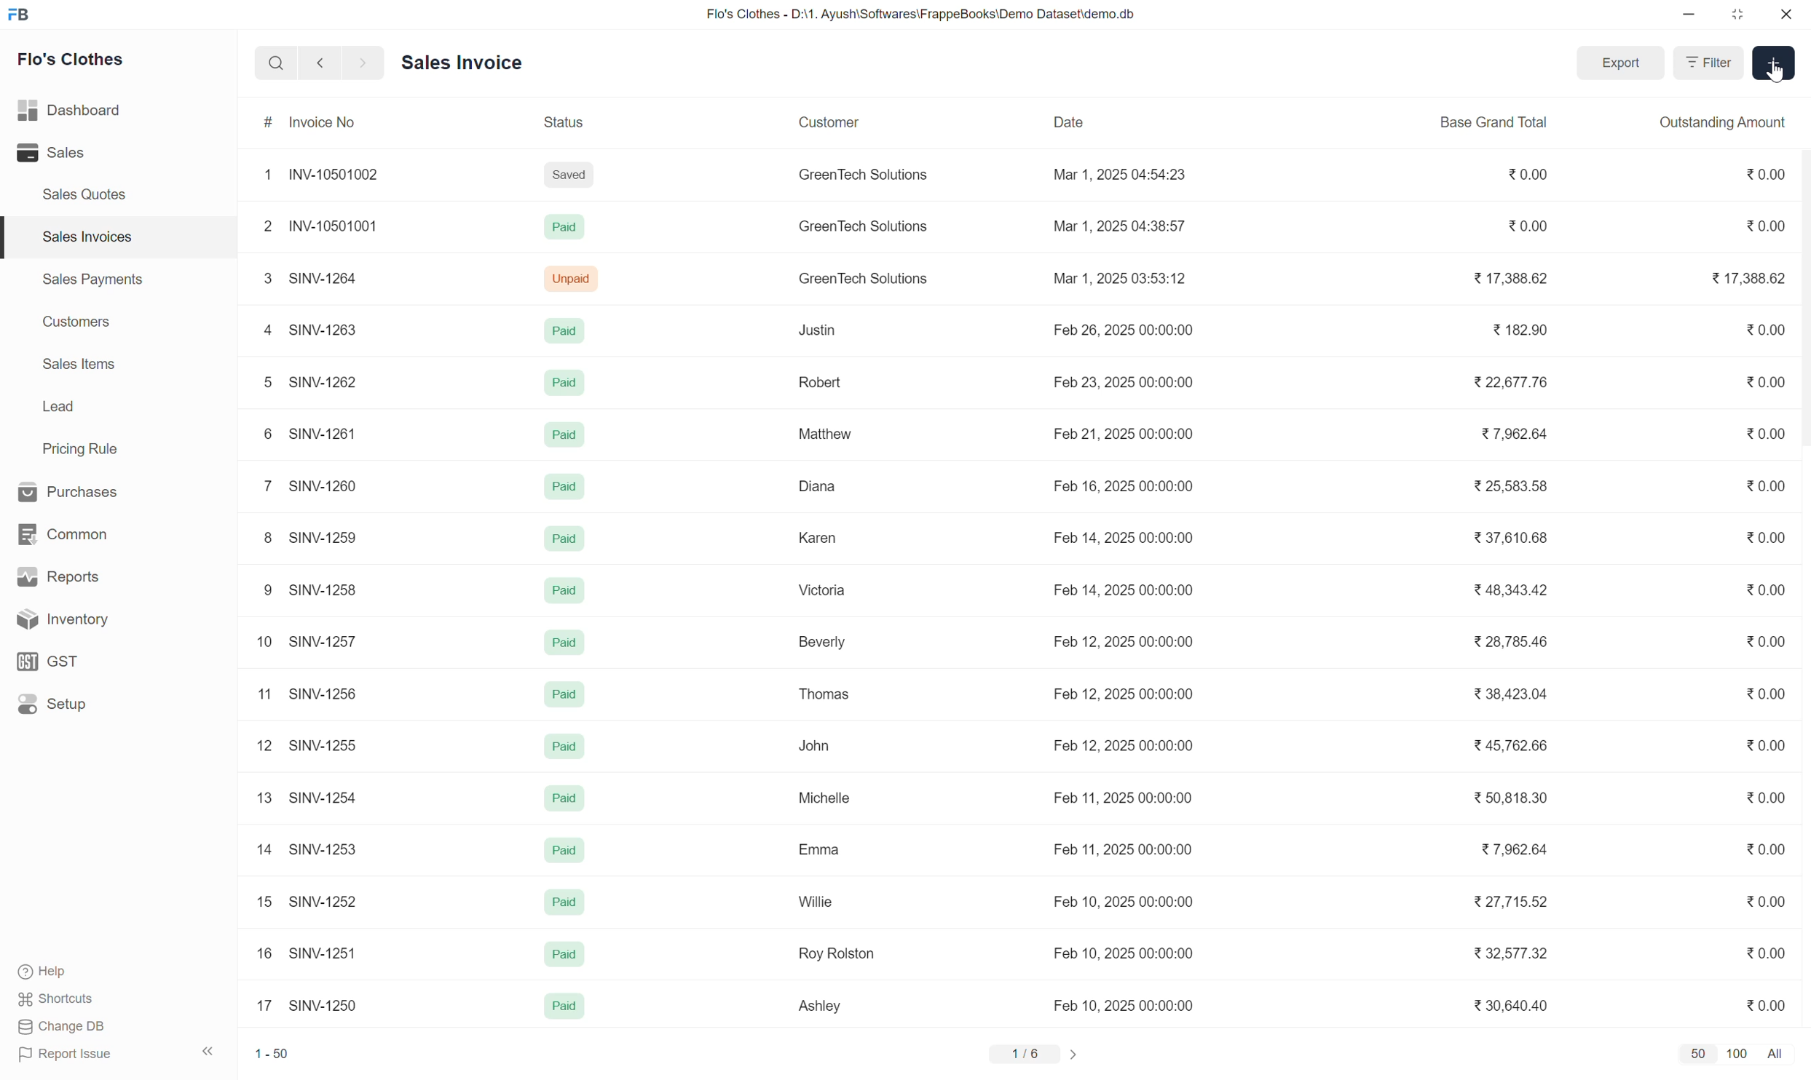 The height and width of the screenshot is (1080, 1811). Describe the element at coordinates (328, 330) in the screenshot. I see `SINV-1263` at that location.